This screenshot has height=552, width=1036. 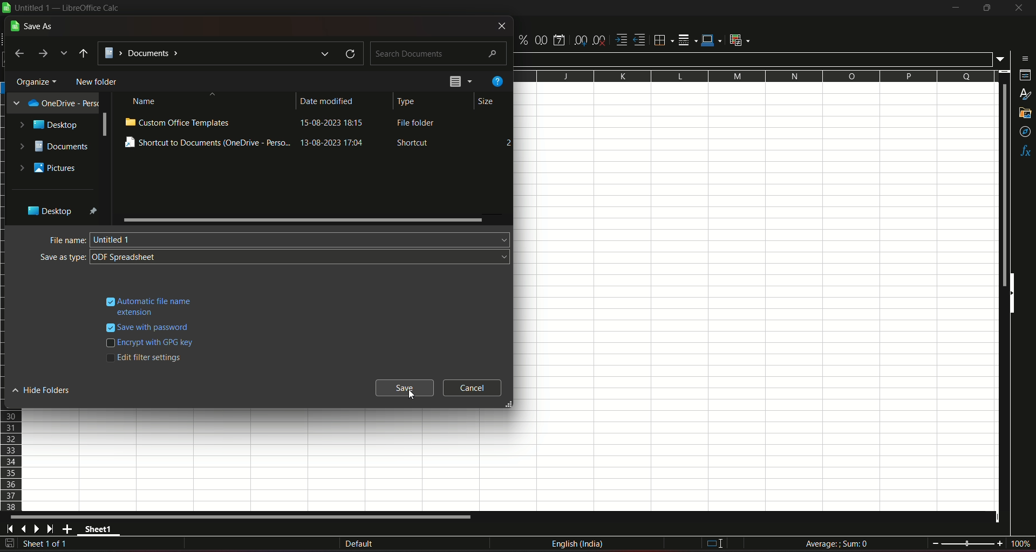 I want to click on 15-08-2023 18:15, so click(x=337, y=125).